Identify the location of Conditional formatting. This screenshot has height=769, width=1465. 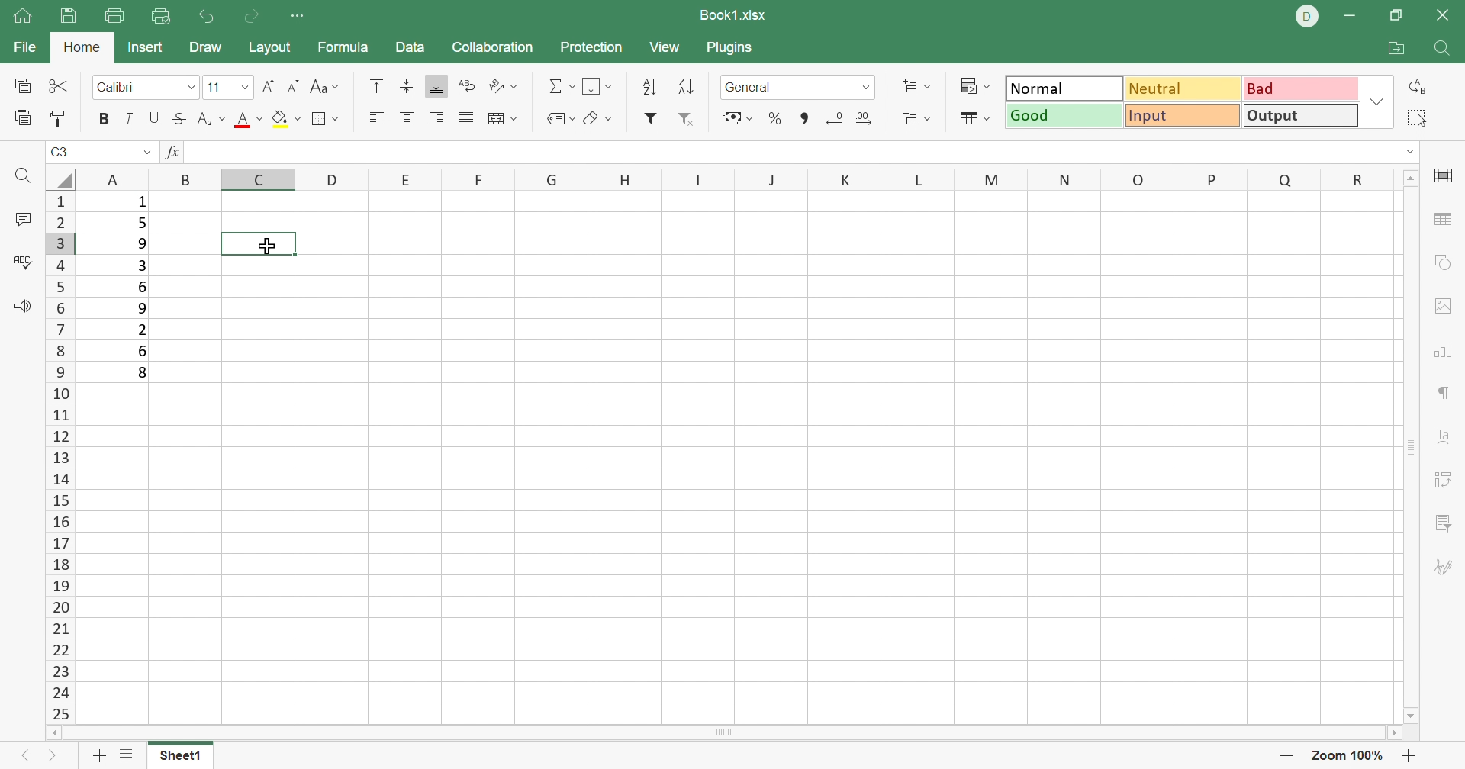
(971, 86).